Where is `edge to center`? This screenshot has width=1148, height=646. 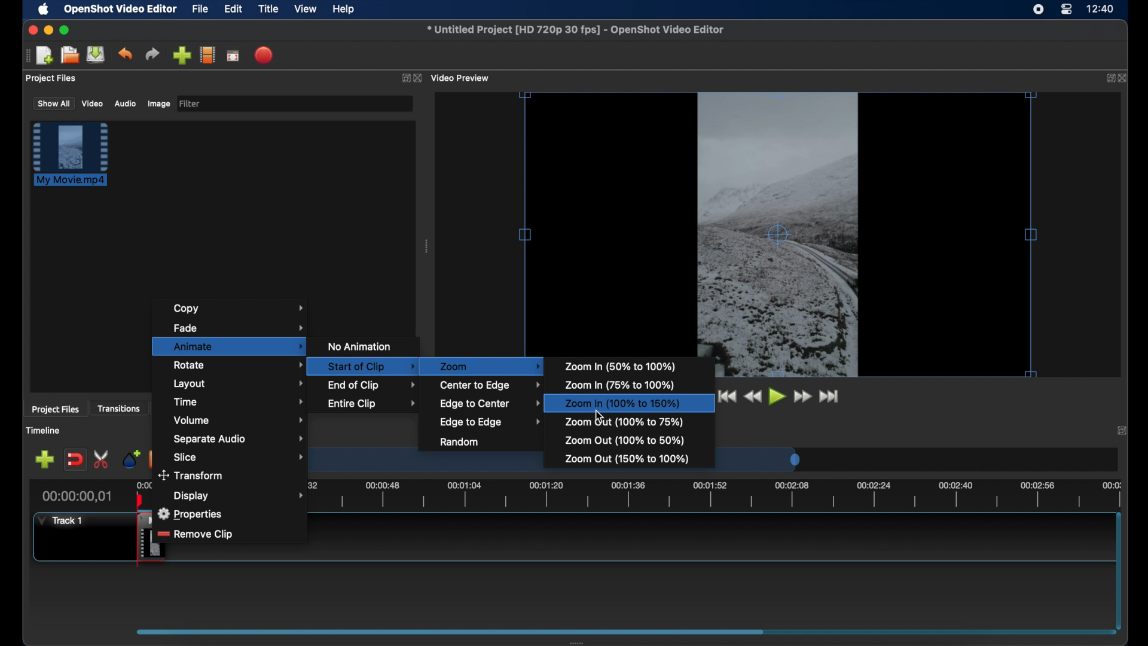
edge to center is located at coordinates (491, 403).